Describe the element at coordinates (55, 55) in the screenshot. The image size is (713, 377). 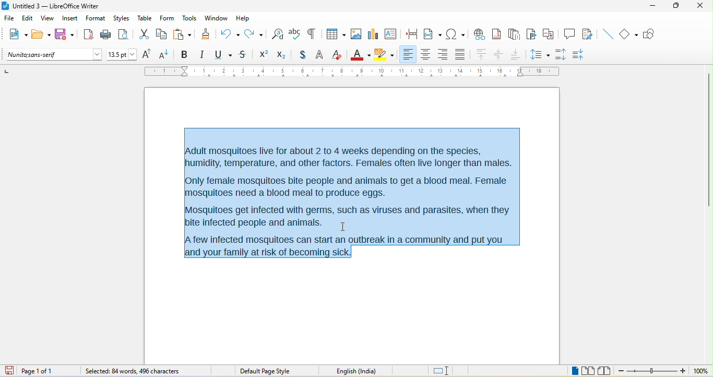
I see `font name` at that location.